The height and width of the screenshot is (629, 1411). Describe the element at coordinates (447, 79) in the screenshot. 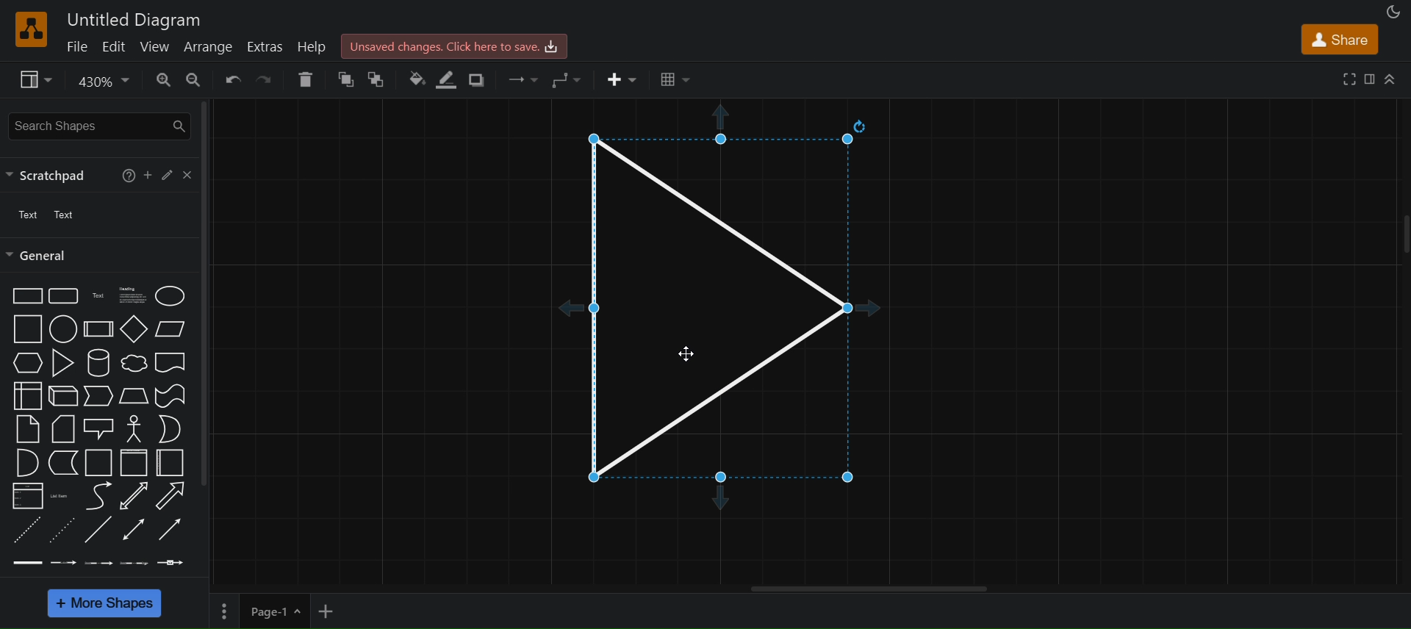

I see `line color` at that location.